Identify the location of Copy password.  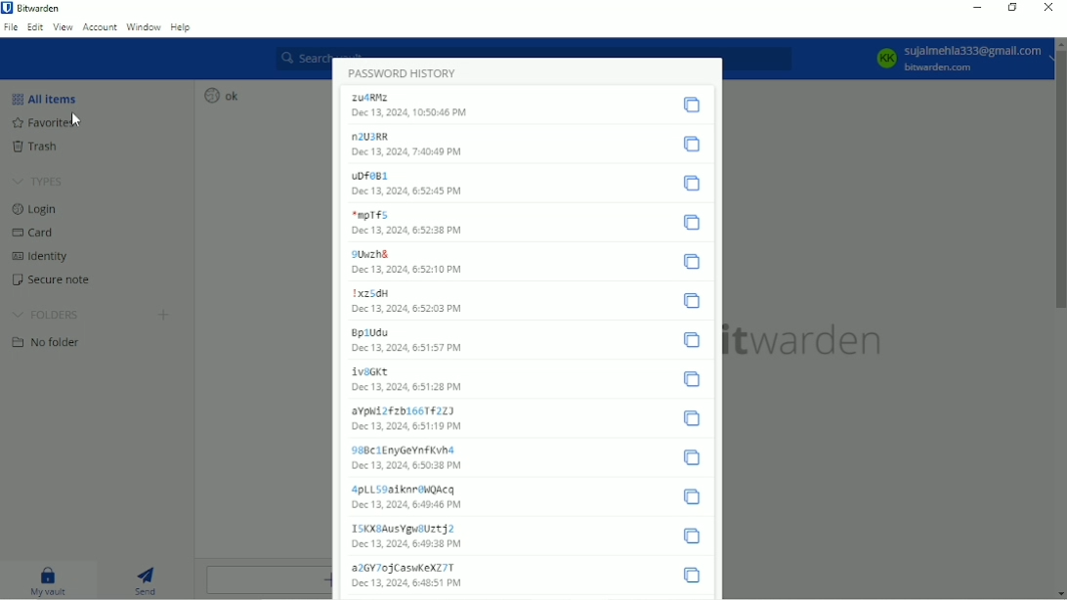
(692, 378).